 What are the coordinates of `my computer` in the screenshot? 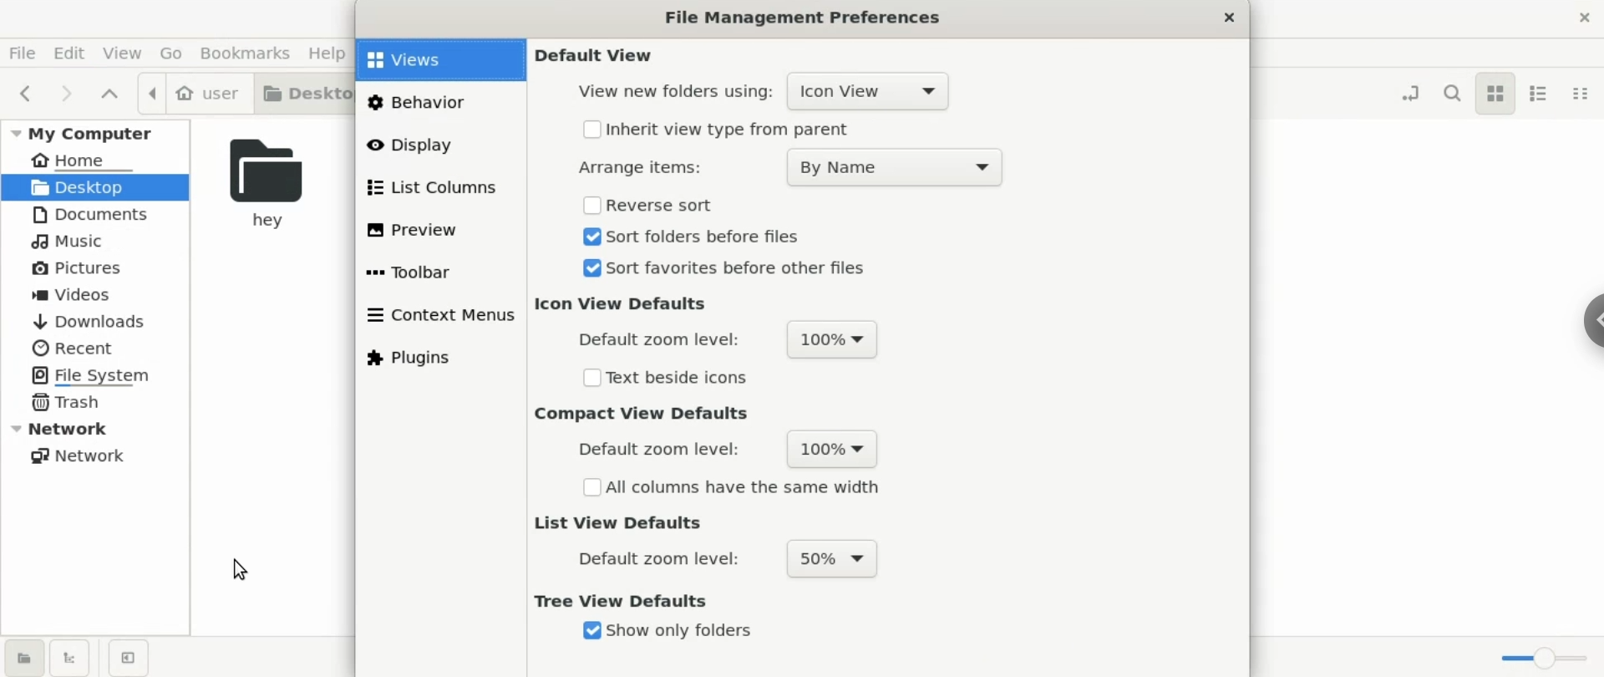 It's located at (91, 130).